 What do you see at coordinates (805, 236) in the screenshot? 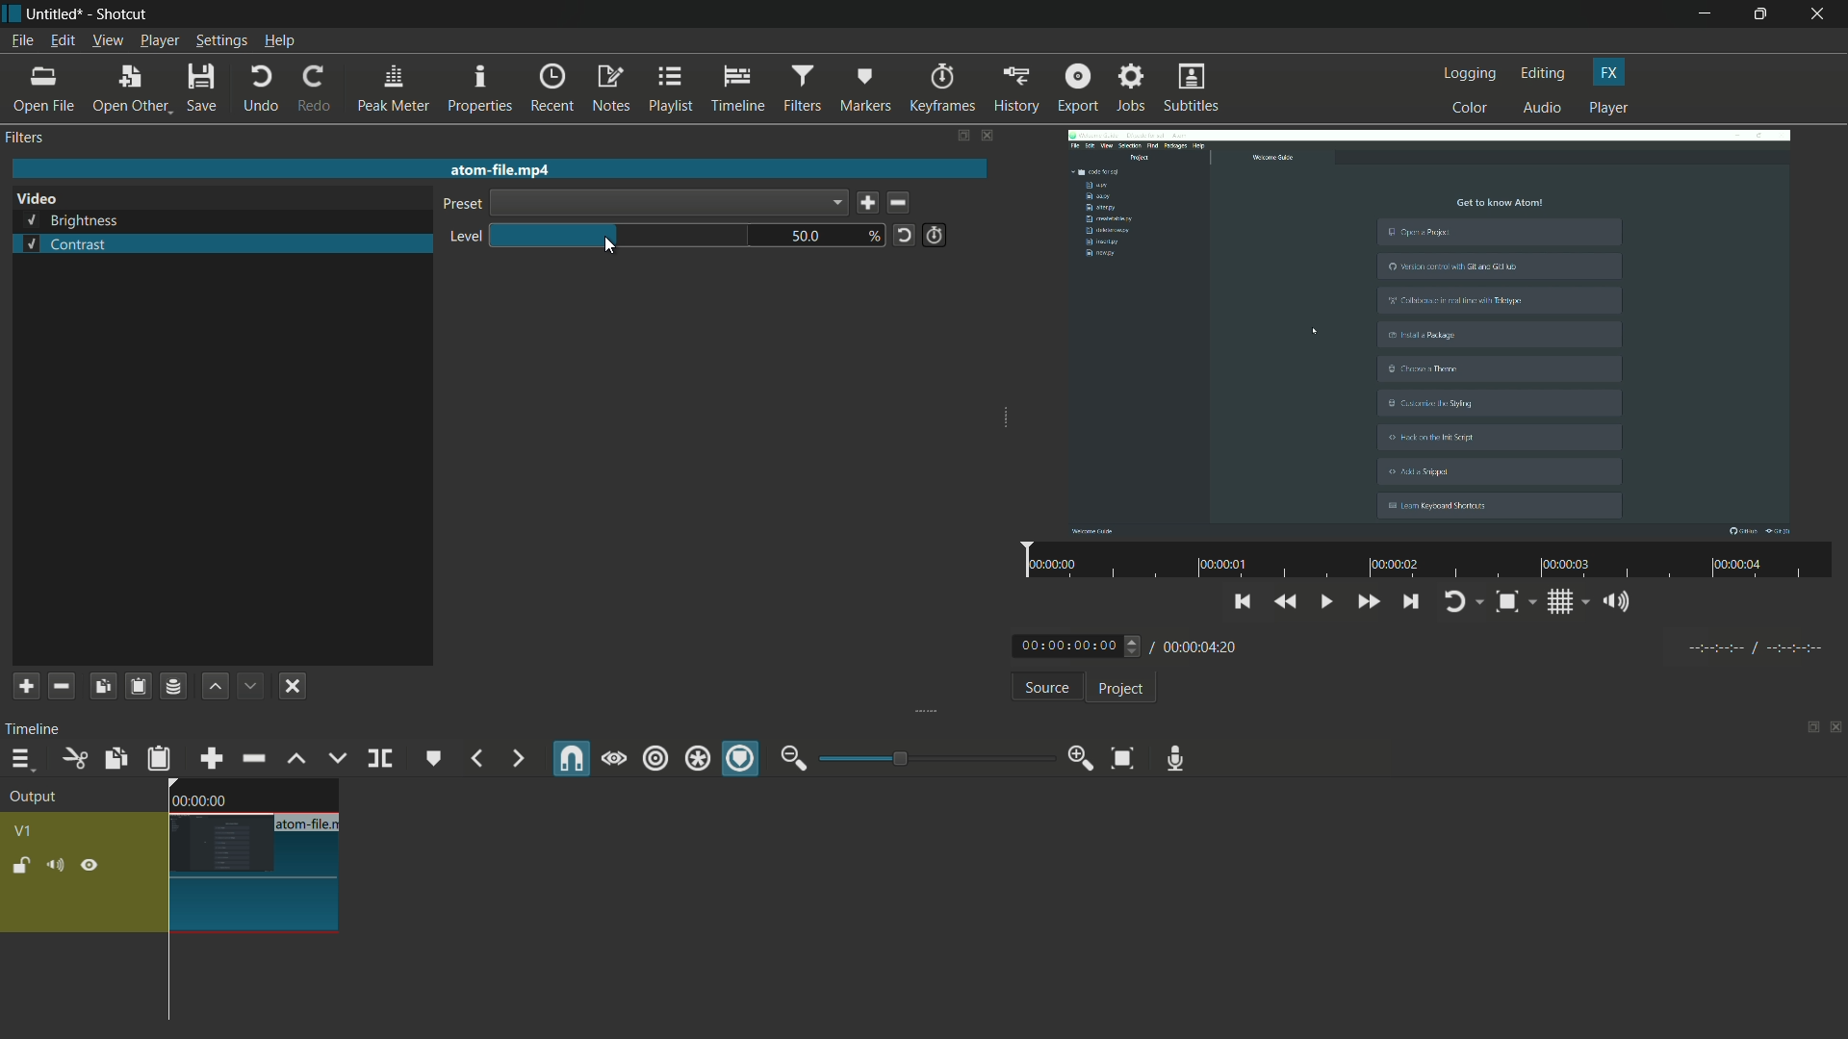
I see `50.0` at bounding box center [805, 236].